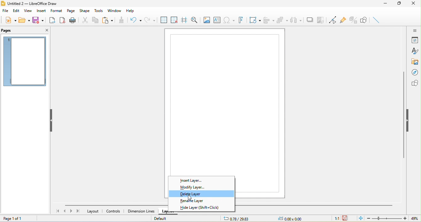 The height and width of the screenshot is (222, 421). Describe the element at coordinates (85, 20) in the screenshot. I see `cut` at that location.